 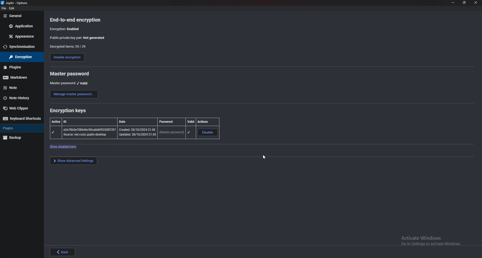 I want to click on master password valid, so click(x=70, y=83).